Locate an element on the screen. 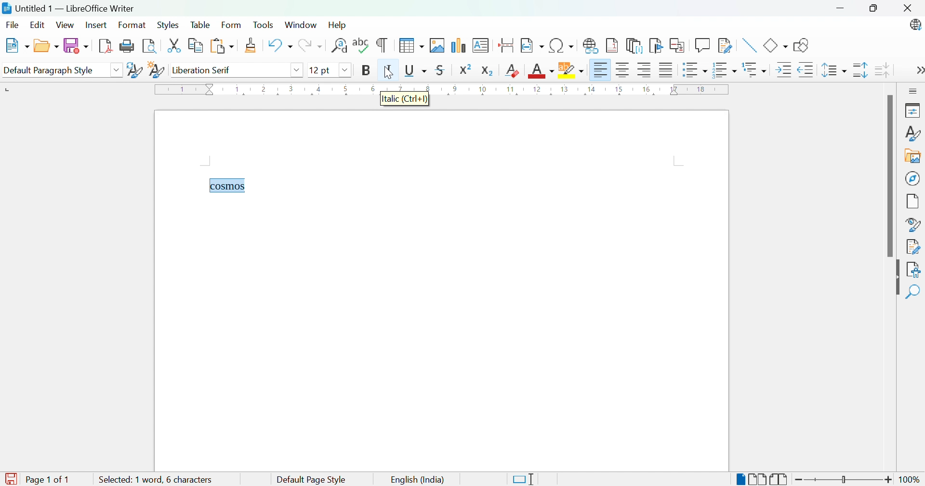 The height and width of the screenshot is (486, 925). Find and replace is located at coordinates (340, 46).